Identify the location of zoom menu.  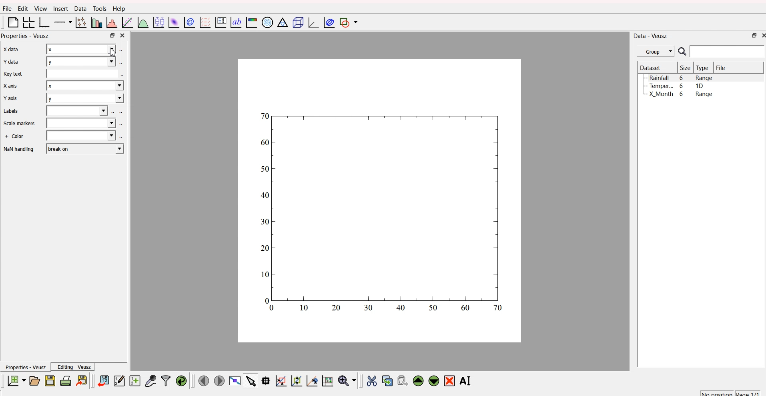
(347, 380).